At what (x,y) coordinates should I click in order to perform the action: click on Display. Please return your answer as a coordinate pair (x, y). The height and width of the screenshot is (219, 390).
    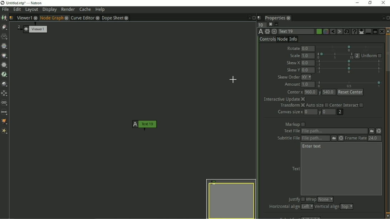
    Looking at the image, I should click on (50, 10).